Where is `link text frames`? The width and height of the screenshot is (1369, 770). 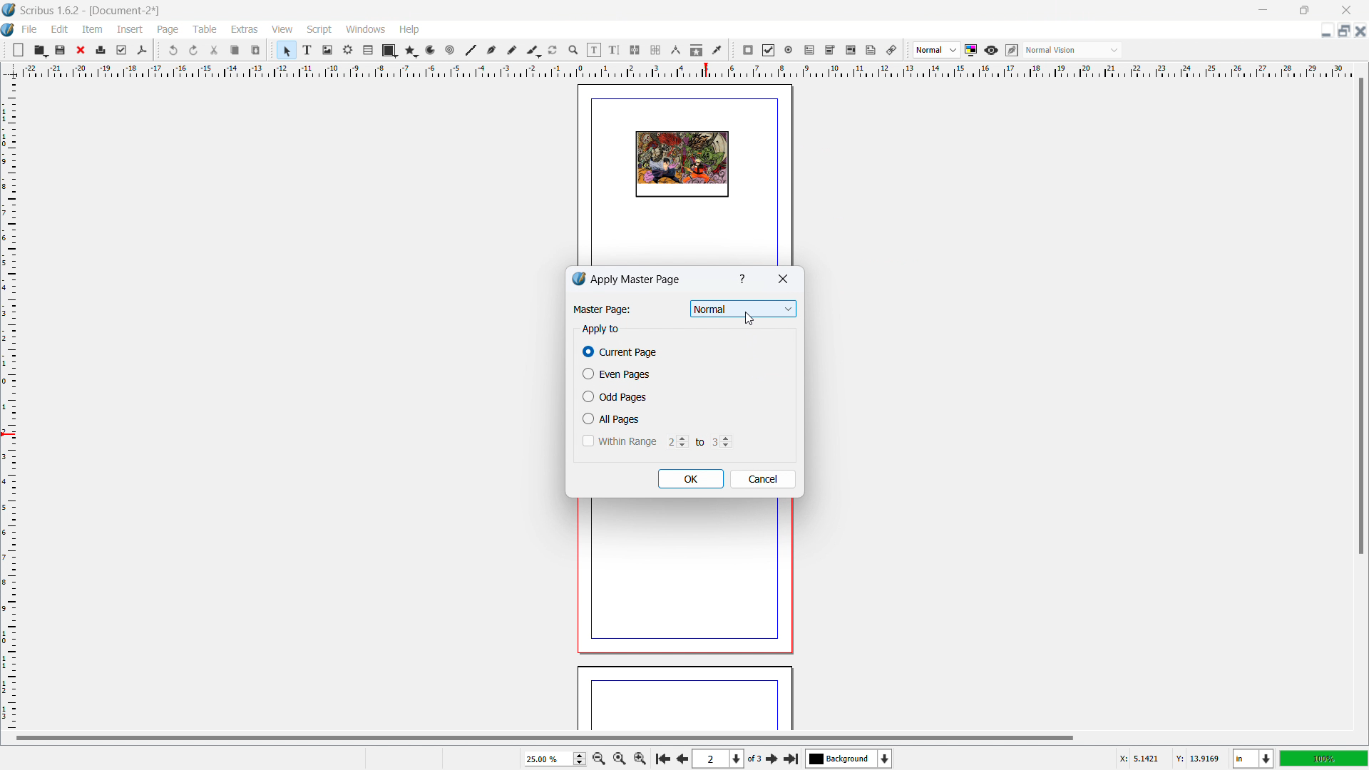 link text frames is located at coordinates (635, 51).